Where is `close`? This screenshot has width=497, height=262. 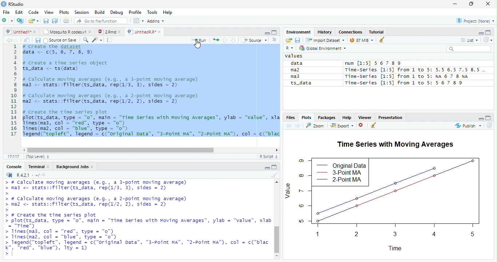 close is located at coordinates (488, 4).